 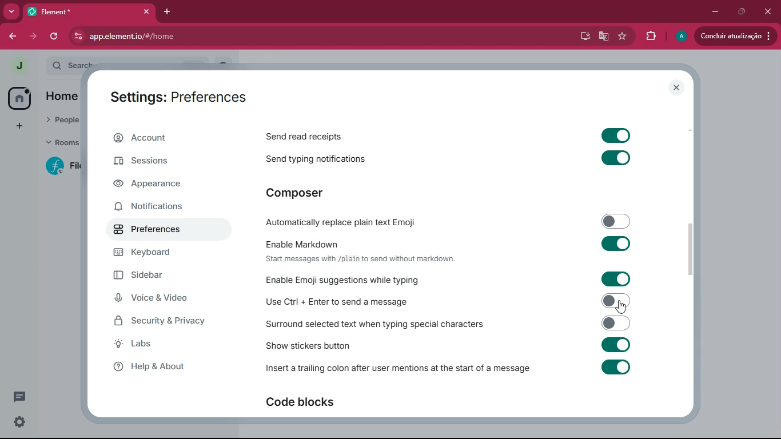 I want to click on back, so click(x=12, y=37).